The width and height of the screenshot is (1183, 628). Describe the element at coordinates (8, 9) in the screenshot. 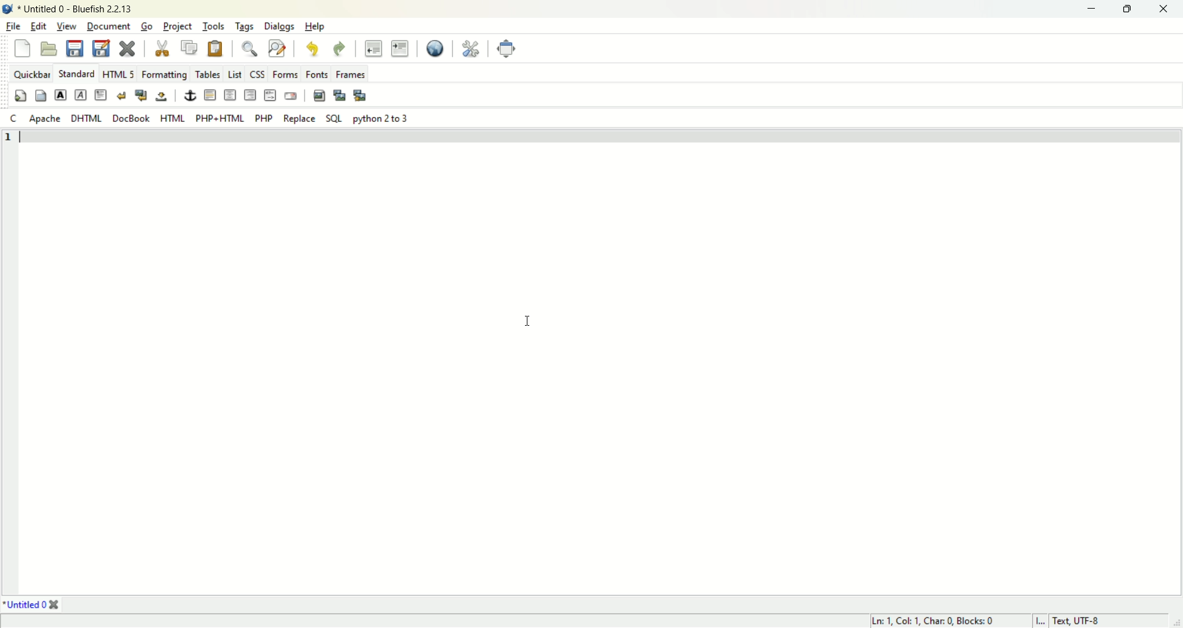

I see `applciation icon` at that location.